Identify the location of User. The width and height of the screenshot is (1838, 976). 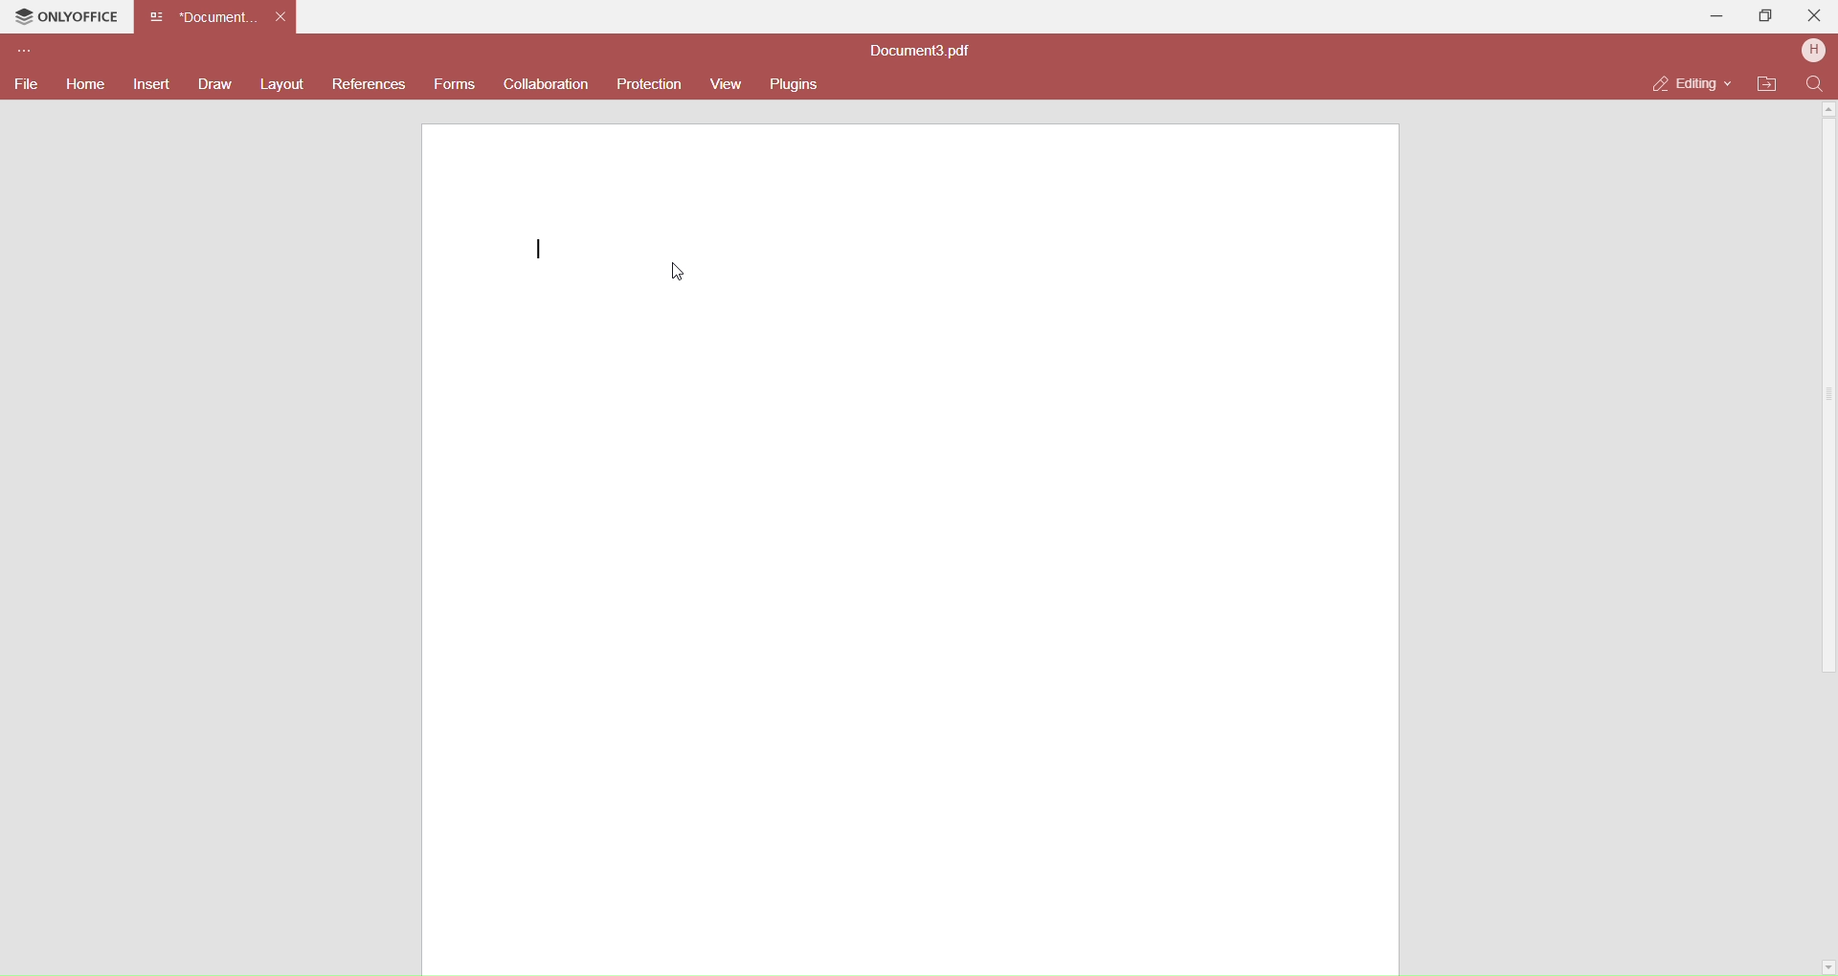
(1813, 52).